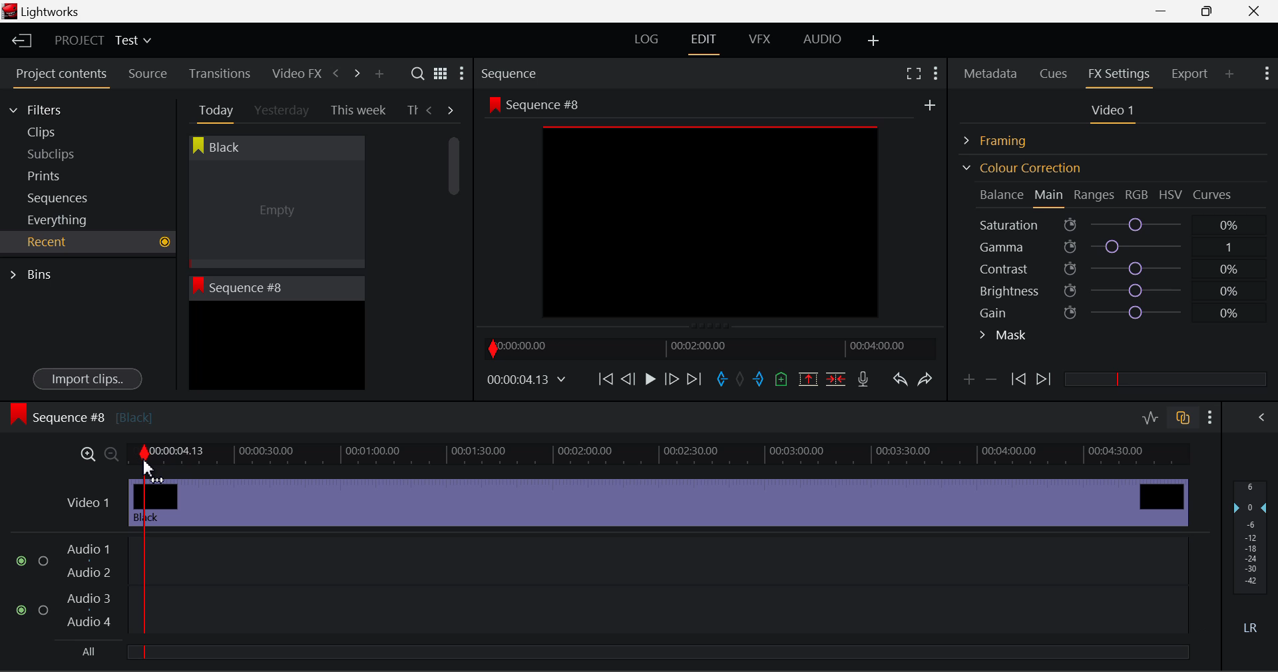 This screenshot has height=672, width=1278. Describe the element at coordinates (762, 41) in the screenshot. I see `VFX Layout` at that location.